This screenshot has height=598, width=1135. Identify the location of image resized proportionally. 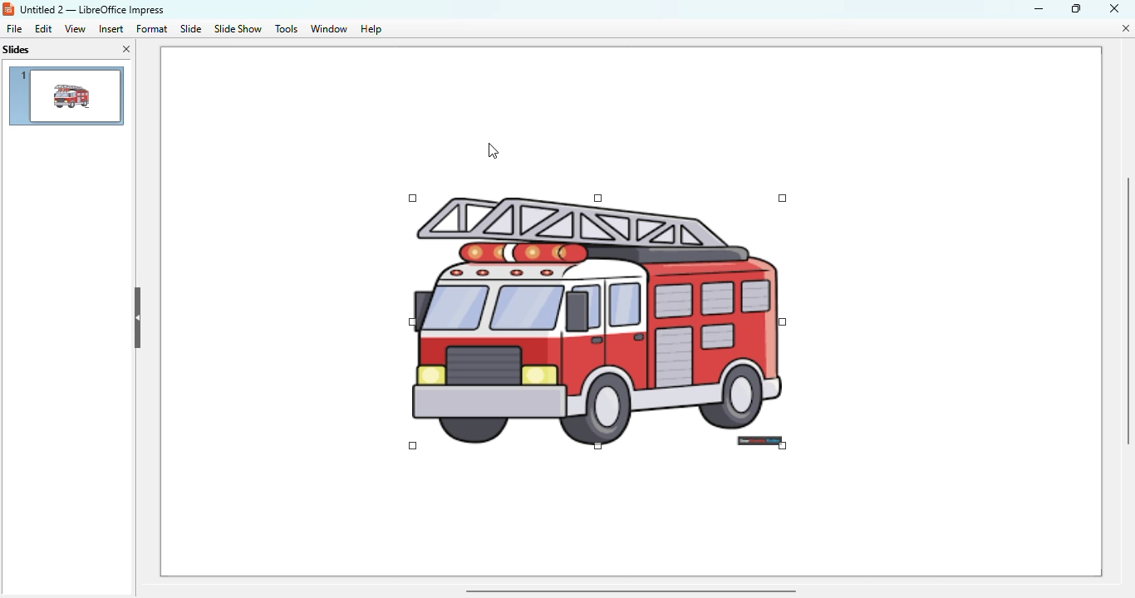
(597, 321).